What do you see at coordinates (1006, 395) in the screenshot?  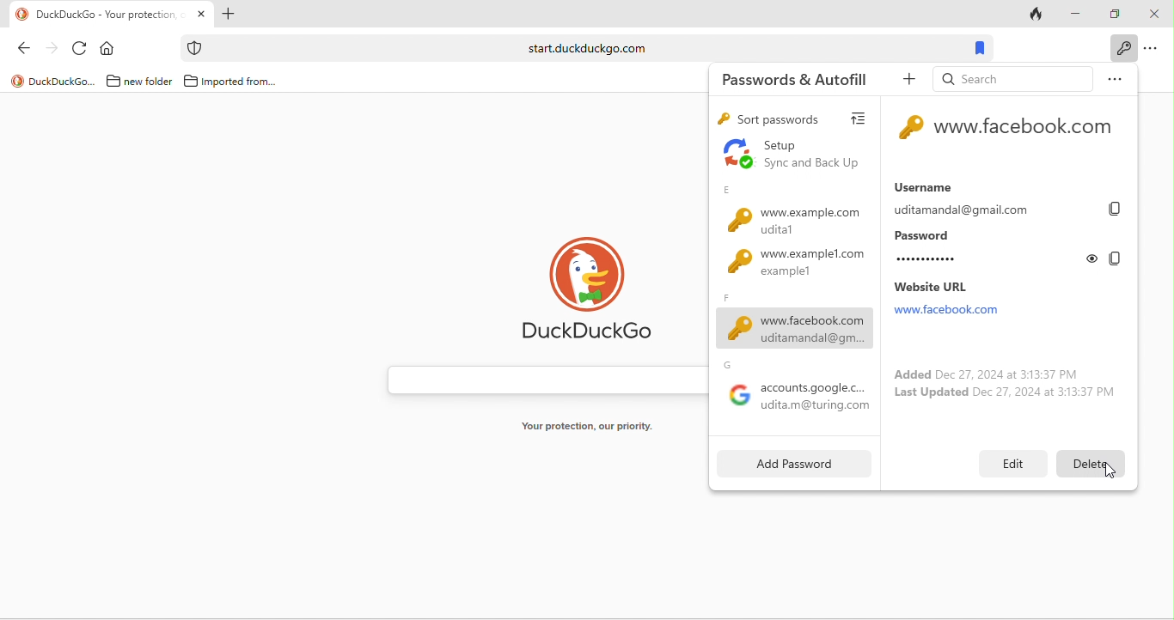 I see `last updated dec 27, 2024 at 3:13:37 PM` at bounding box center [1006, 395].